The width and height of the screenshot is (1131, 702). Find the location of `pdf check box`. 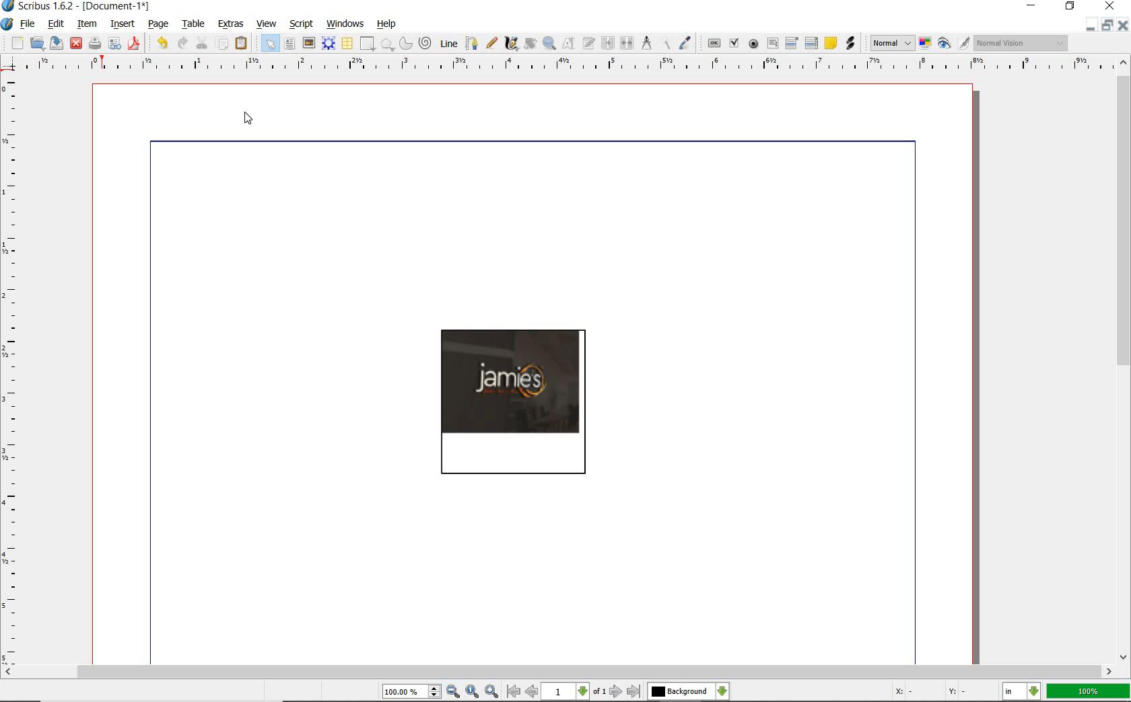

pdf check box is located at coordinates (734, 44).